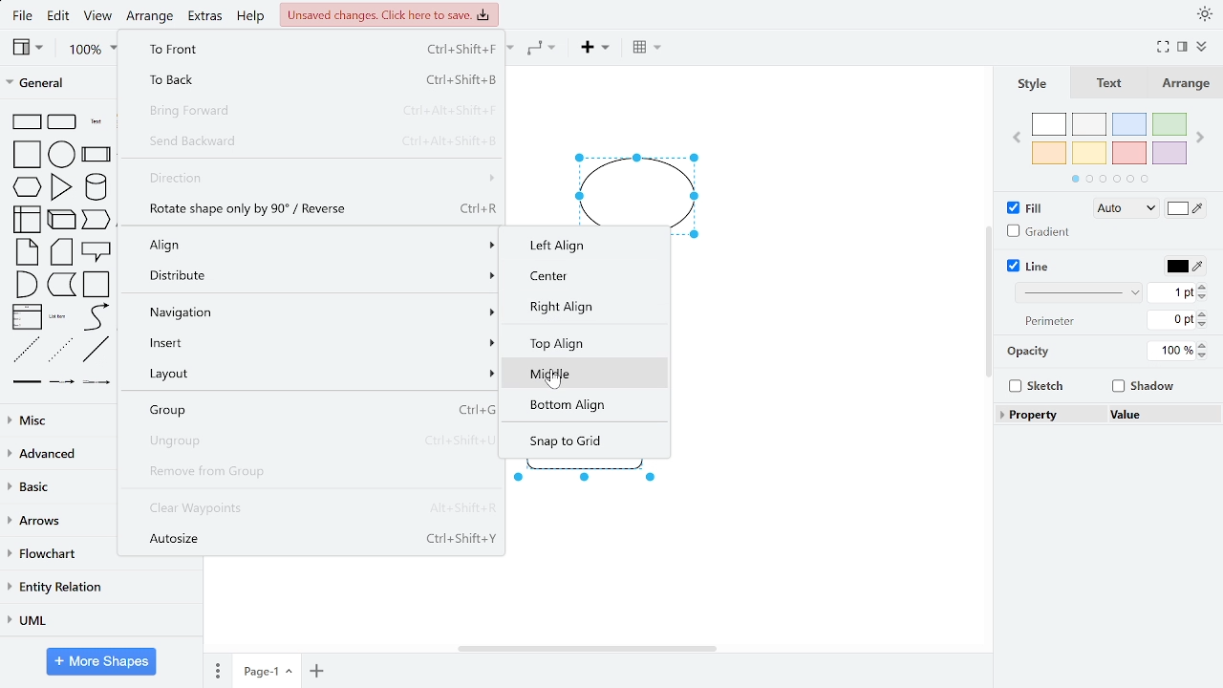 The height and width of the screenshot is (688, 1223). I want to click on send backward, so click(313, 142).